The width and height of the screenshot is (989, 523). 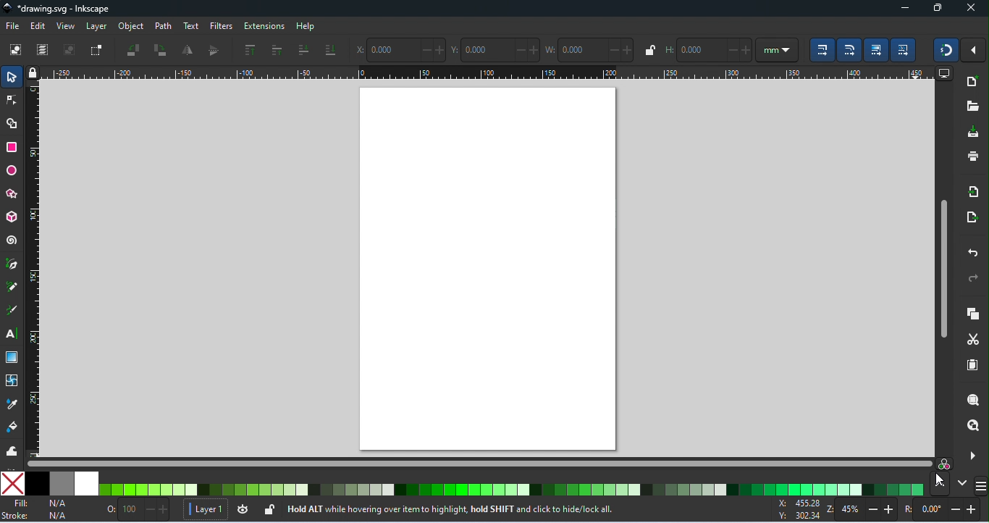 I want to click on zoom and more, so click(x=971, y=454).